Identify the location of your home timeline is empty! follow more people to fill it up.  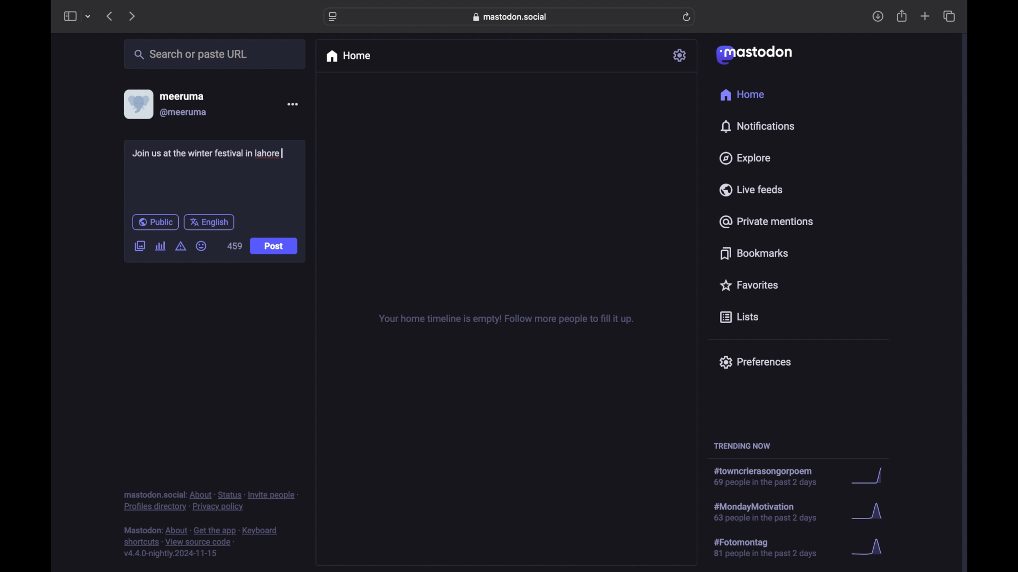
(506, 319).